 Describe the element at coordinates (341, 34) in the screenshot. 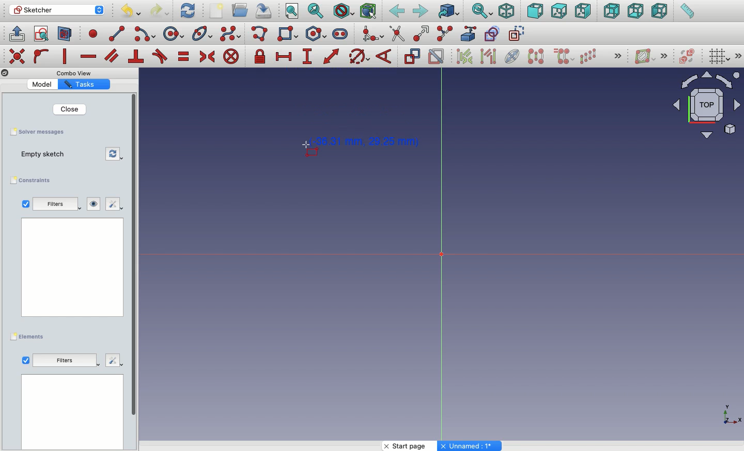

I see `Slot` at that location.